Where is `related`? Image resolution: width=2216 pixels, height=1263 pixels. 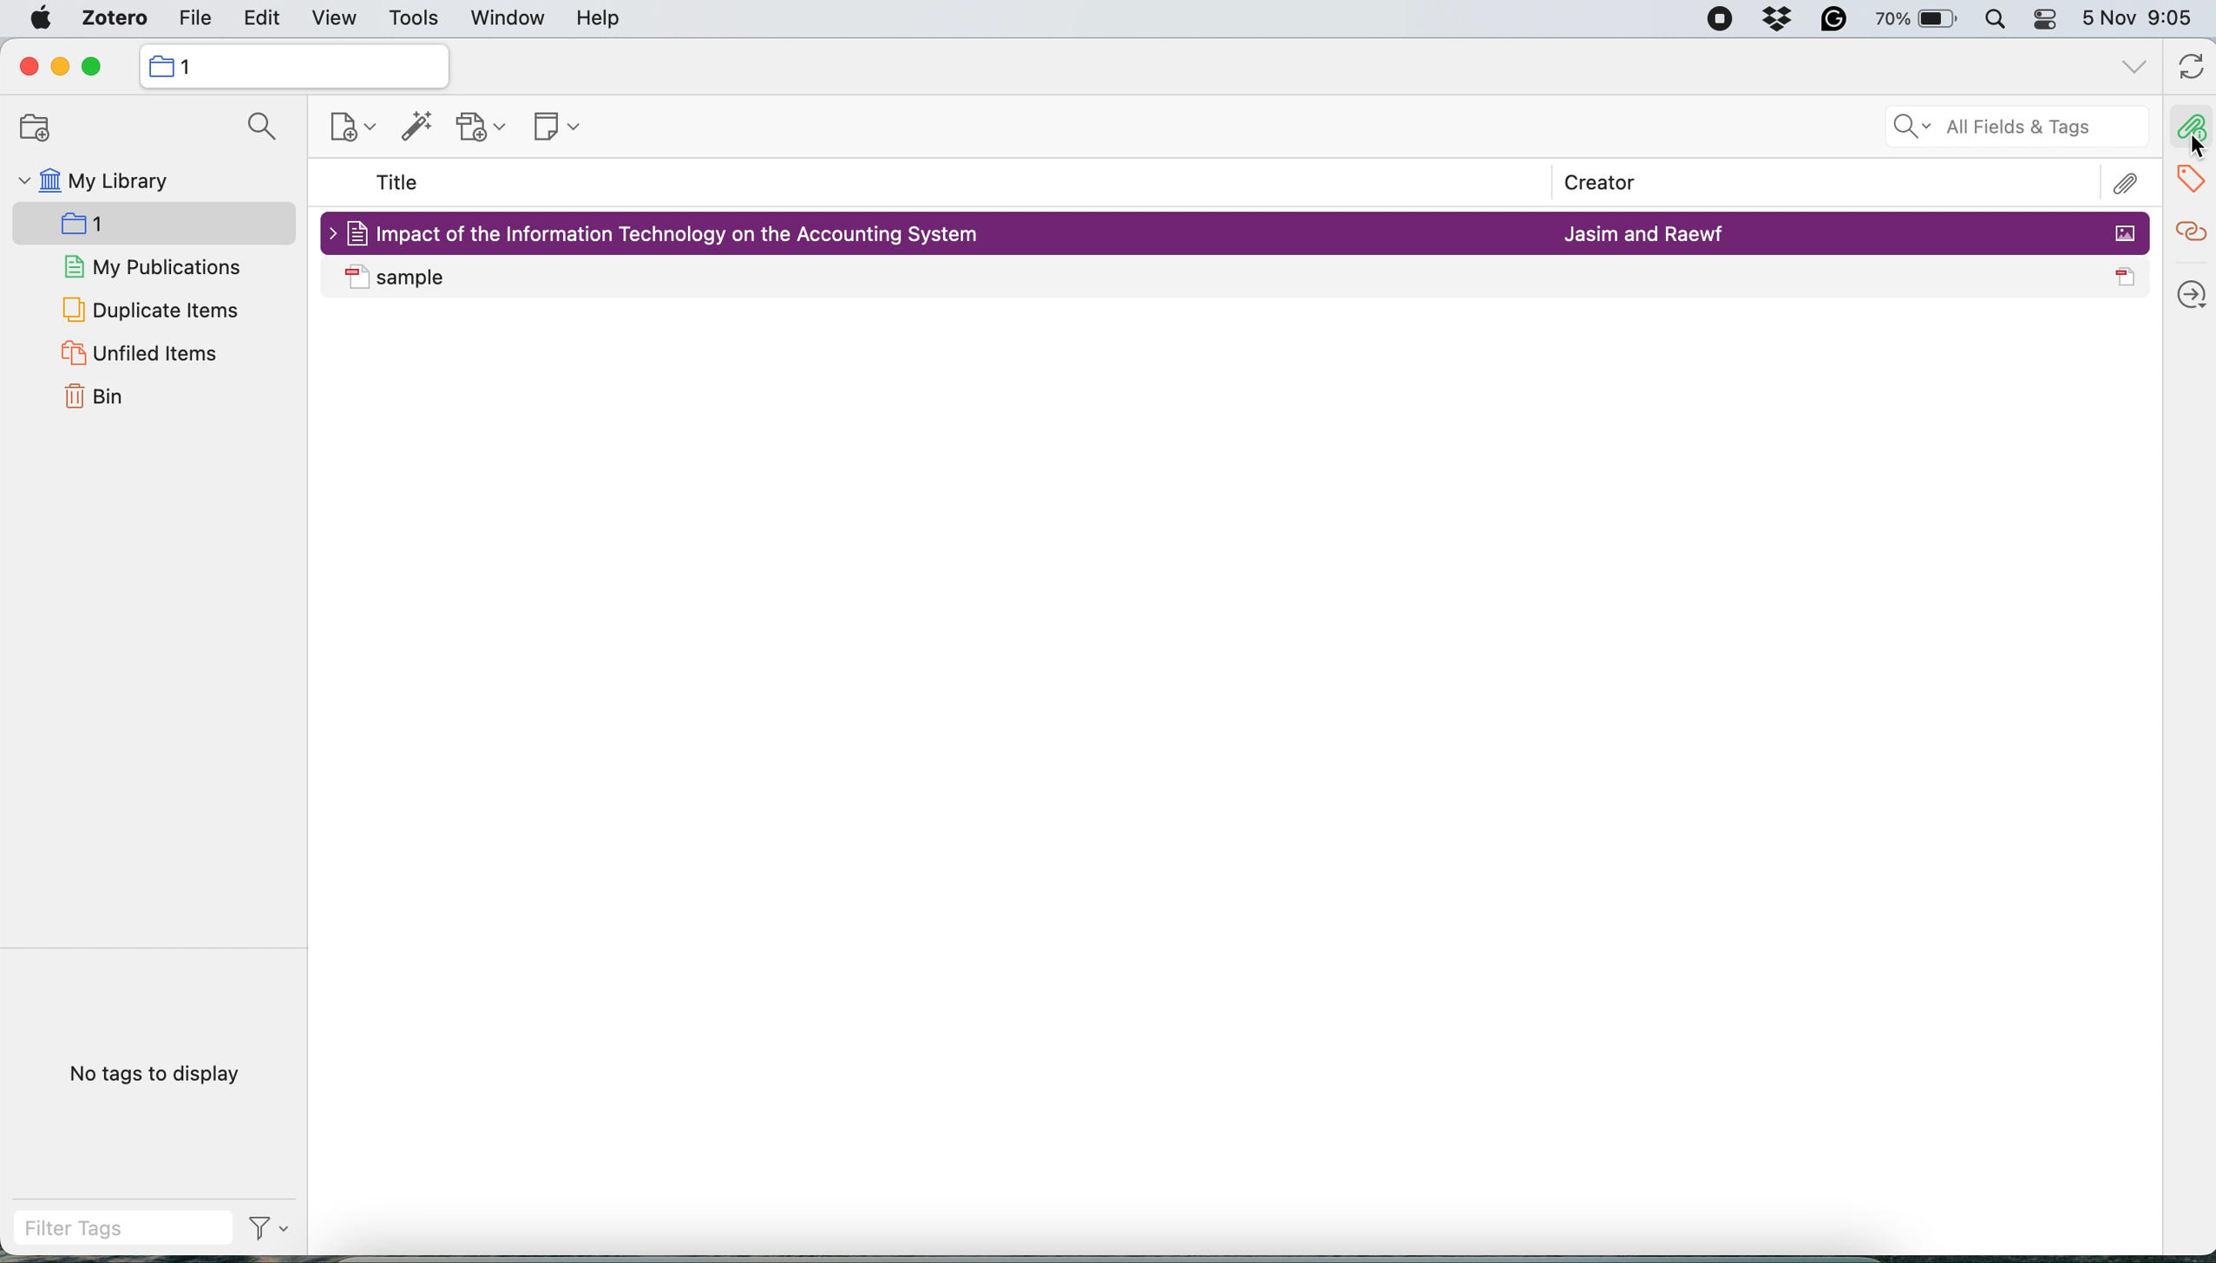 related is located at coordinates (2189, 229).